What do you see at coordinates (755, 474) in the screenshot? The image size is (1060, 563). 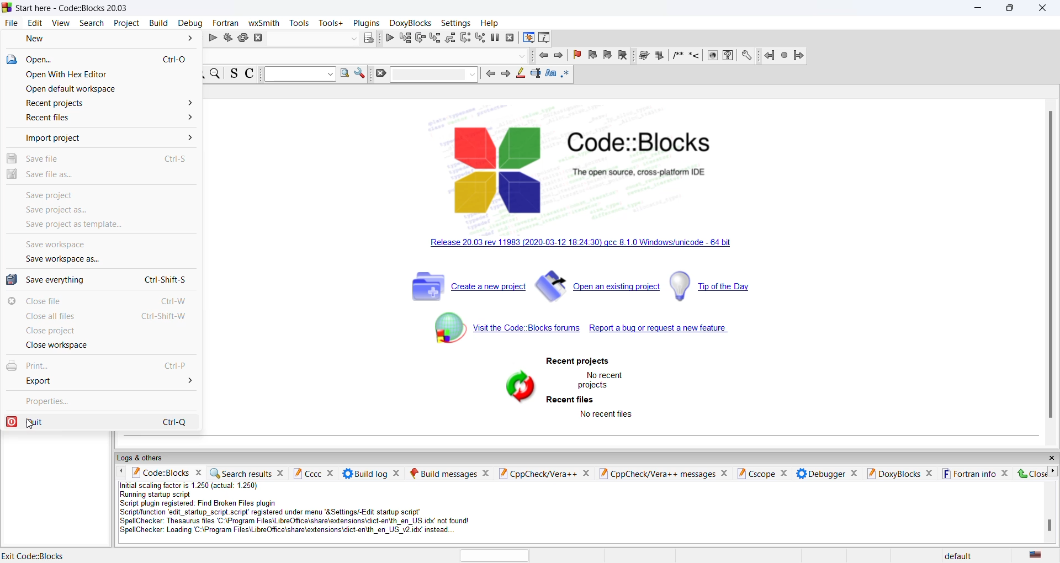 I see `cscope` at bounding box center [755, 474].